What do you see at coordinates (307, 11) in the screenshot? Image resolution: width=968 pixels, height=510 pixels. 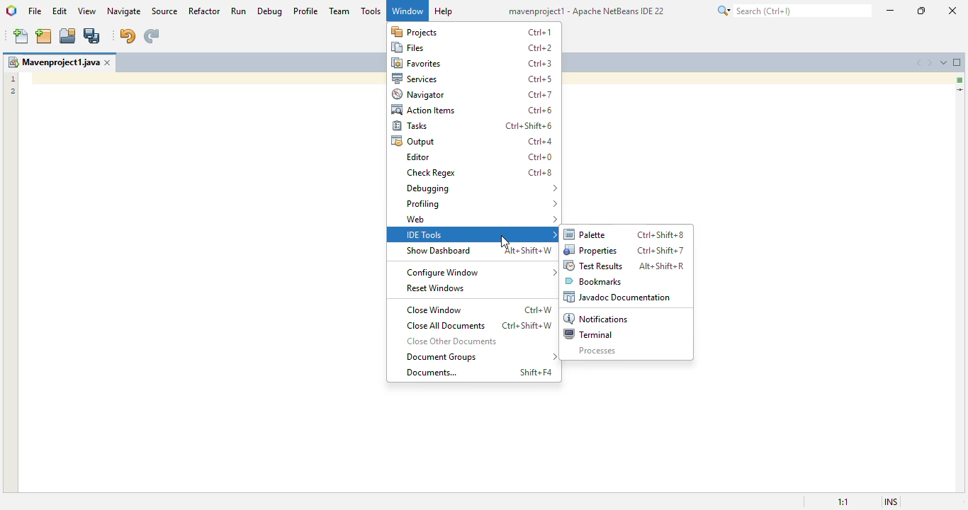 I see `profile` at bounding box center [307, 11].